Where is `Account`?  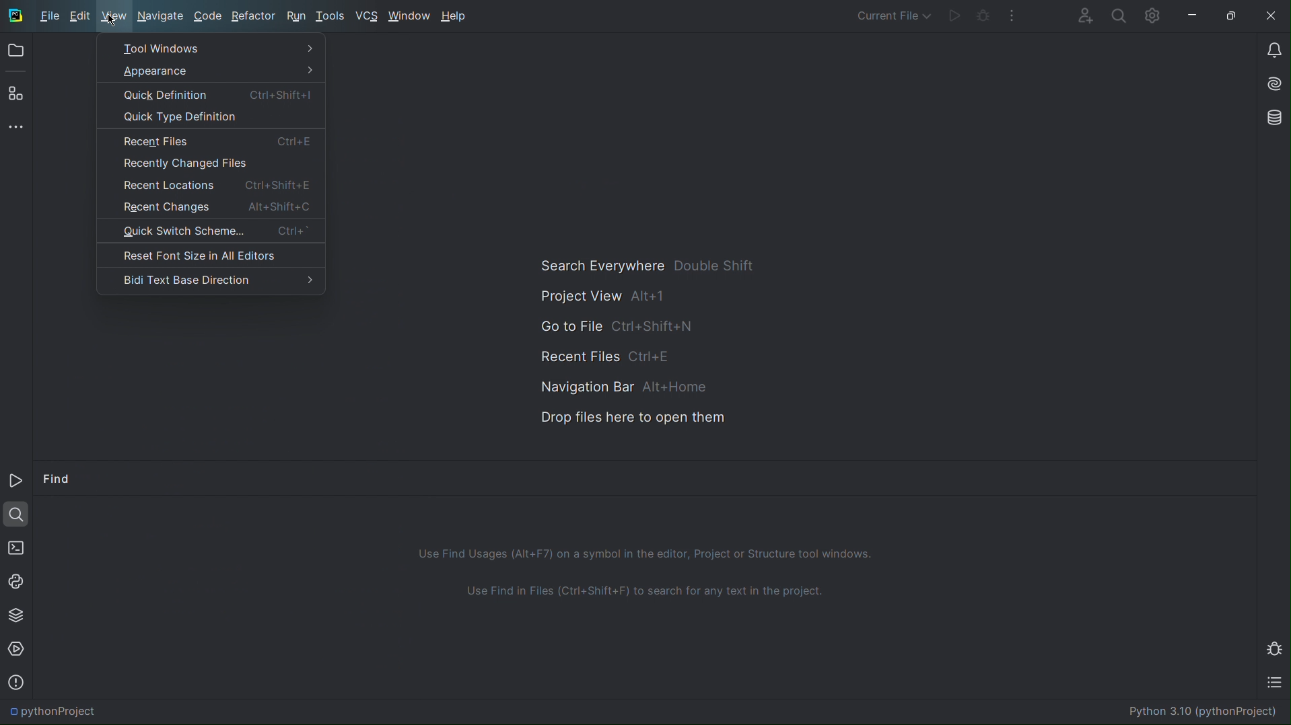
Account is located at coordinates (1084, 14).